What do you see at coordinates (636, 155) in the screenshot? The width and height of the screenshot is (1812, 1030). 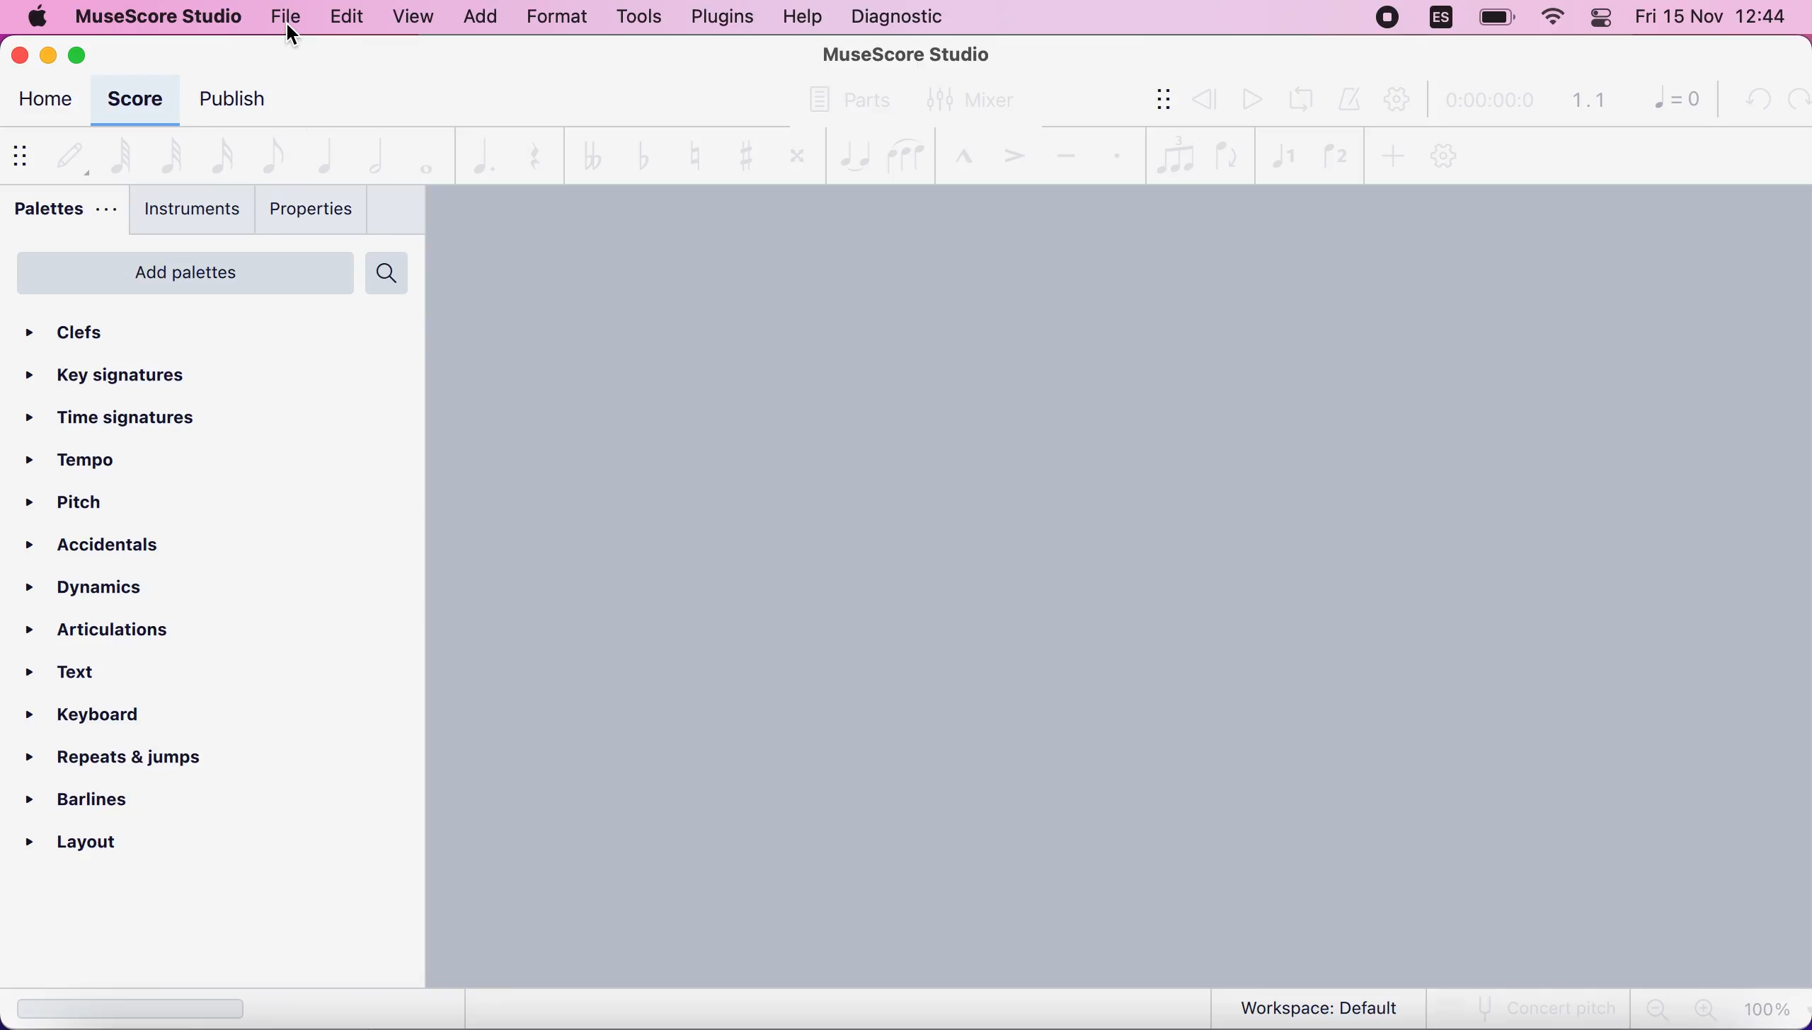 I see `toggle flat` at bounding box center [636, 155].